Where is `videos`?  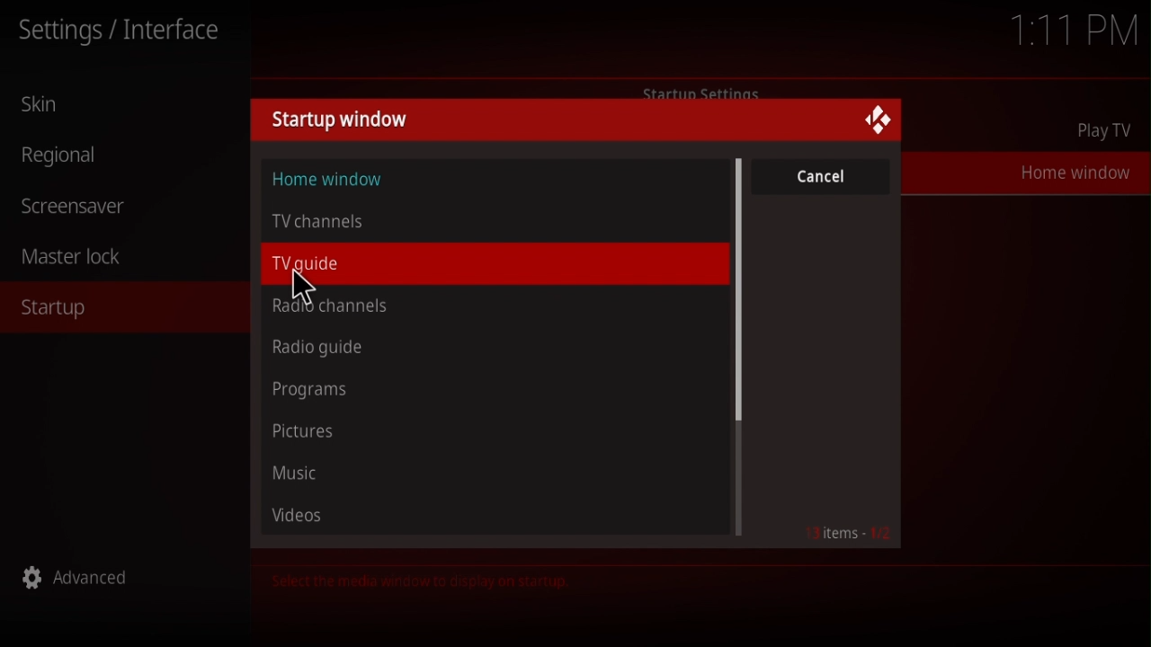 videos is located at coordinates (302, 515).